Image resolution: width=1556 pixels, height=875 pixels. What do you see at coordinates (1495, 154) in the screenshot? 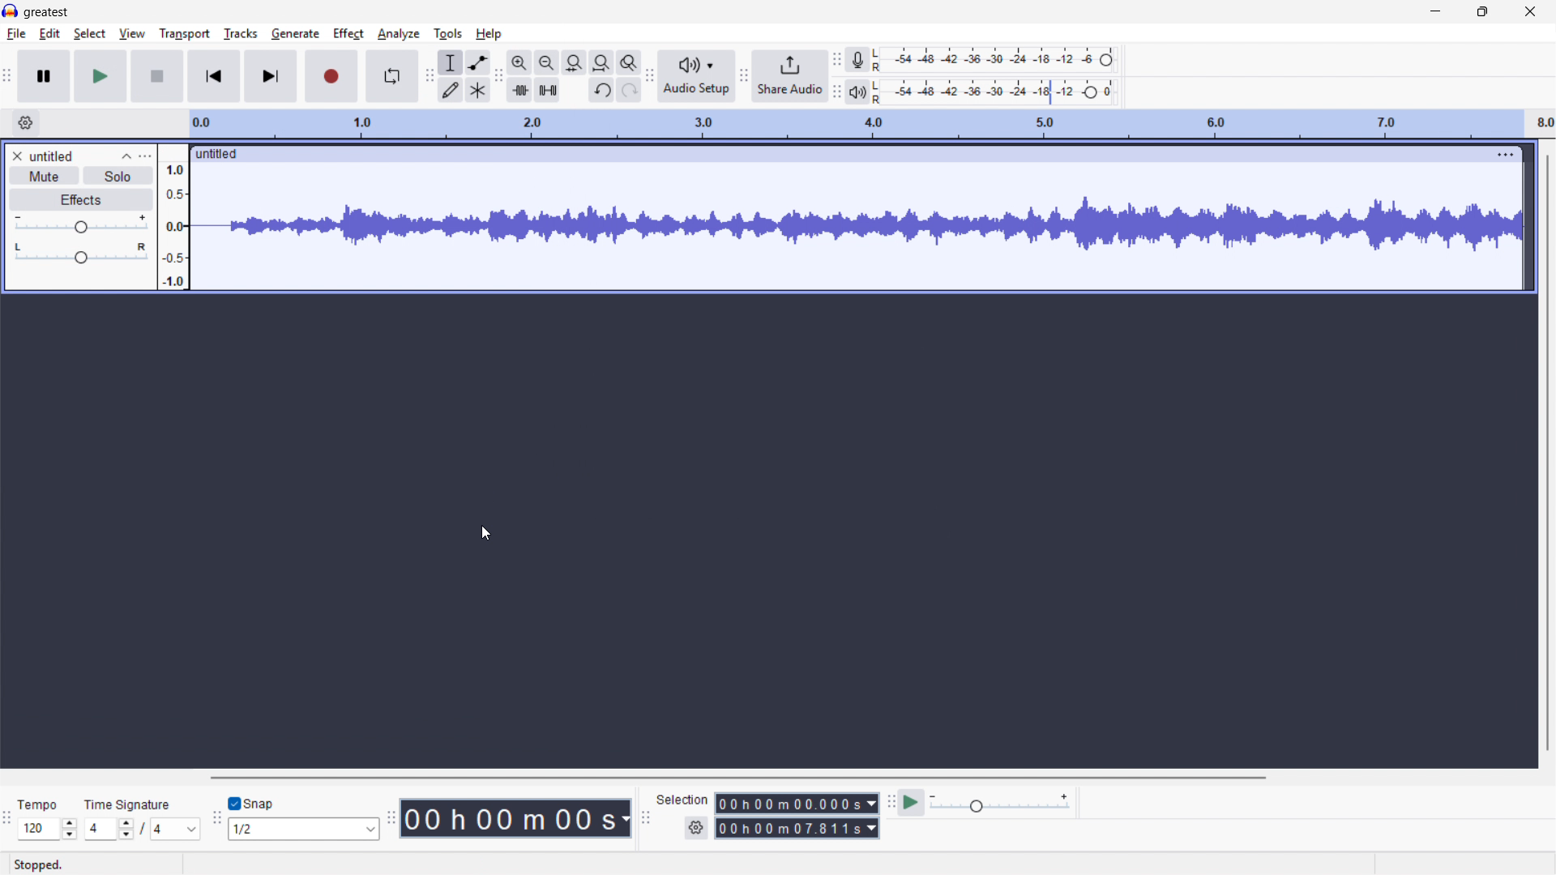
I see `track options` at bounding box center [1495, 154].